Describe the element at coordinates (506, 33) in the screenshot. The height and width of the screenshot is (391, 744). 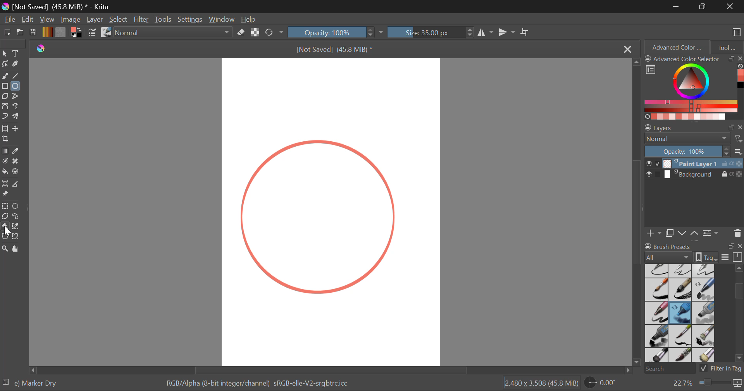
I see `Vertical Mirror Tool` at that location.